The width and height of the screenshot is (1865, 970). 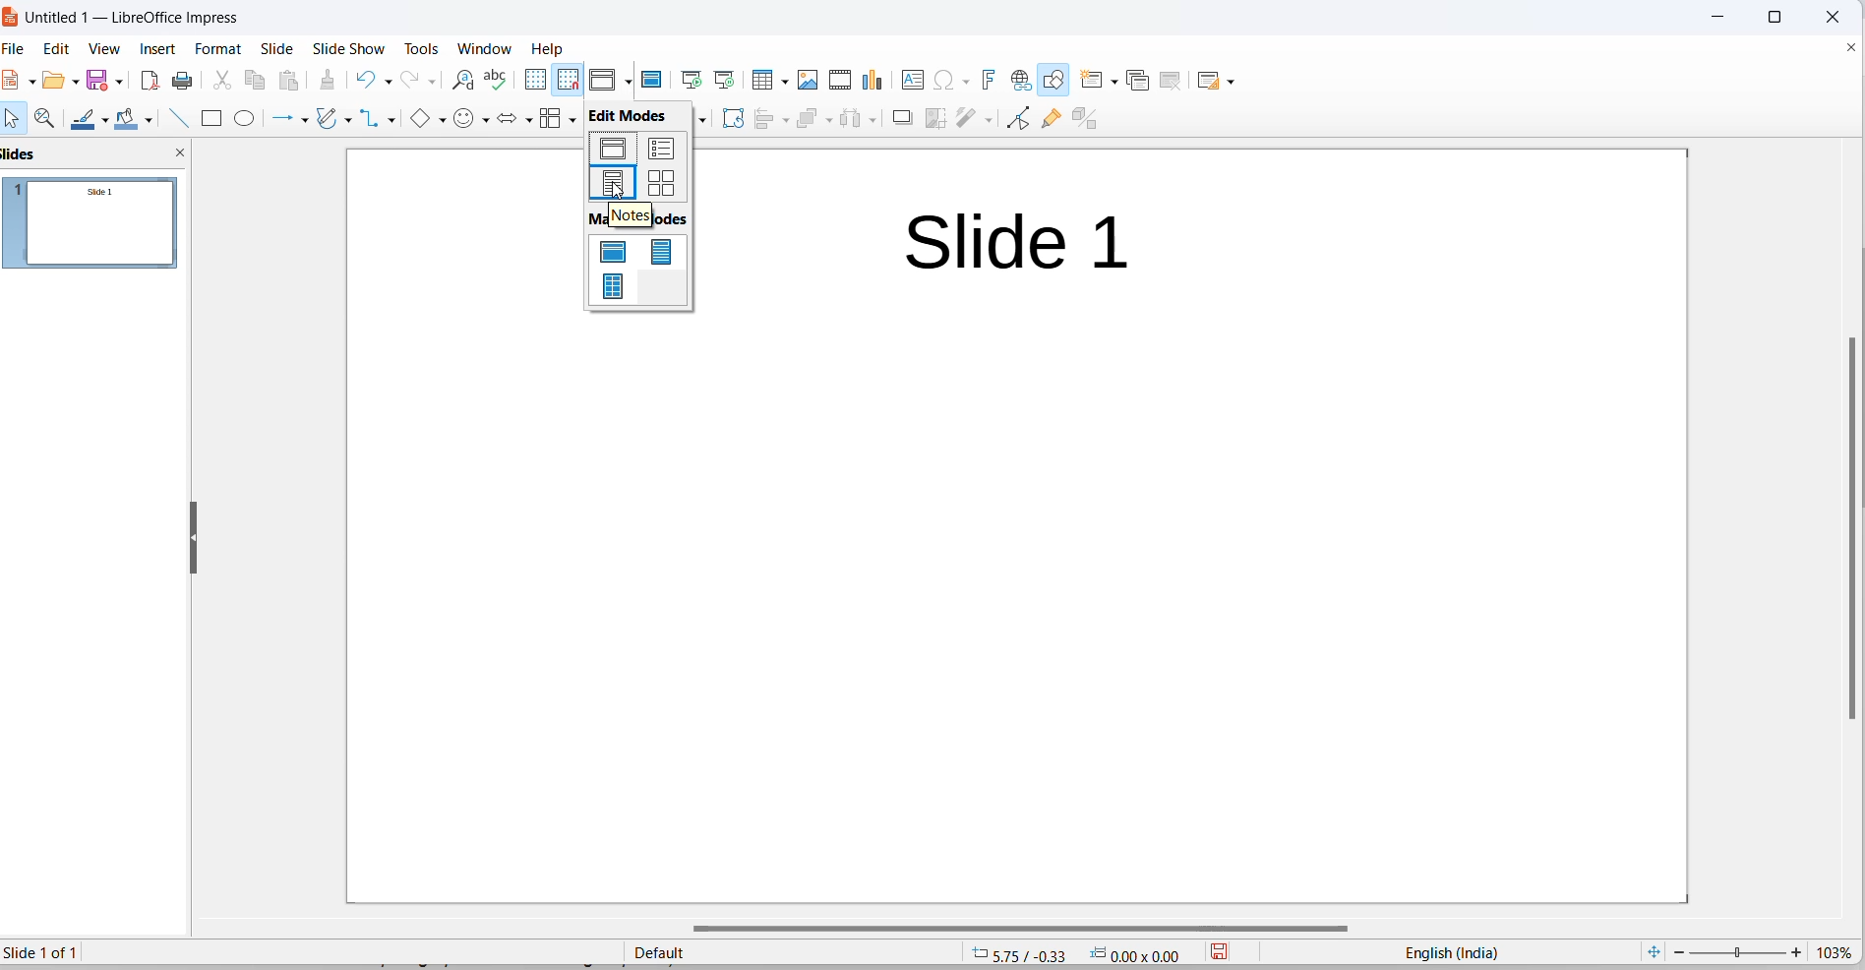 What do you see at coordinates (914, 81) in the screenshot?
I see `insert text` at bounding box center [914, 81].